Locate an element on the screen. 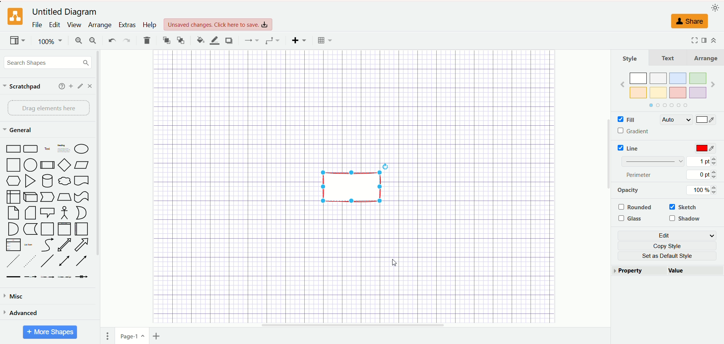  undo is located at coordinates (111, 40).